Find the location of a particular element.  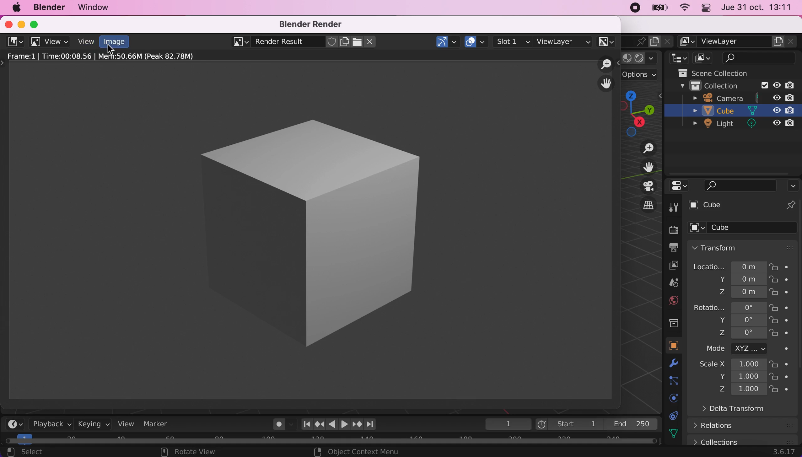

switch the current view is located at coordinates (642, 205).